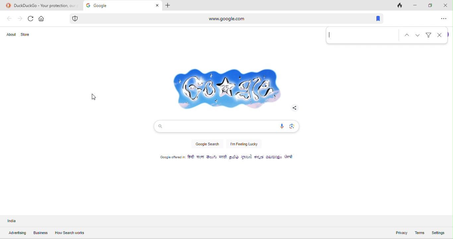 Image resolution: width=453 pixels, height=239 pixels. Describe the element at coordinates (419, 232) in the screenshot. I see `terms` at that location.